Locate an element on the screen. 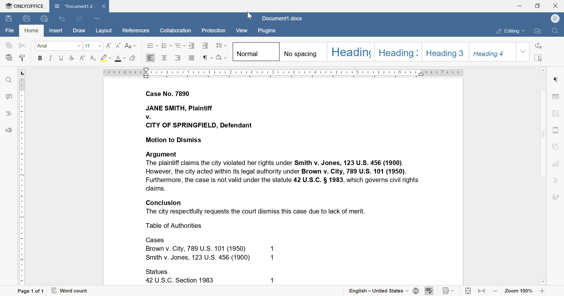  references is located at coordinates (137, 31).